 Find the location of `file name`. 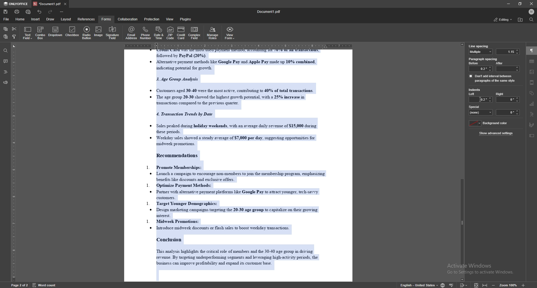

file name is located at coordinates (269, 12).